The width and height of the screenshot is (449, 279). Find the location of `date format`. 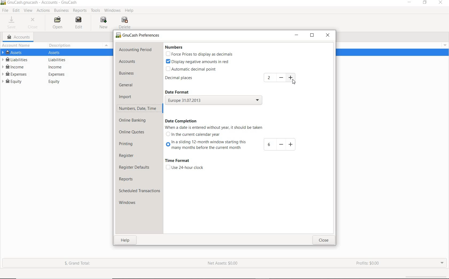

date format is located at coordinates (182, 91).